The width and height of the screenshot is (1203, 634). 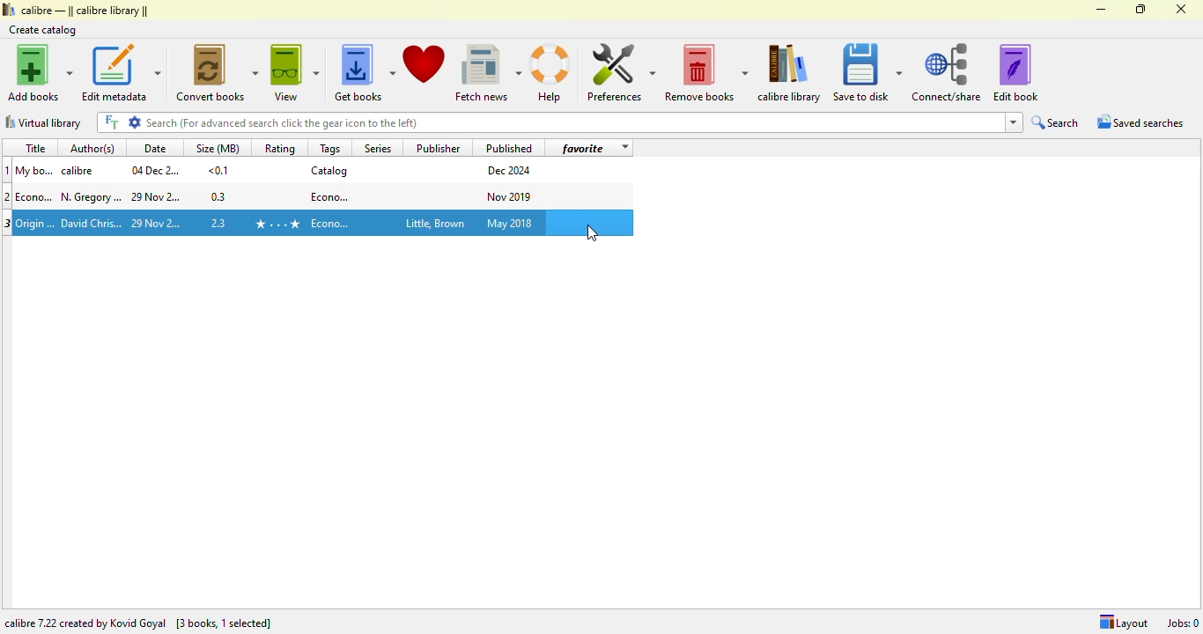 What do you see at coordinates (43, 30) in the screenshot?
I see `create catalog` at bounding box center [43, 30].